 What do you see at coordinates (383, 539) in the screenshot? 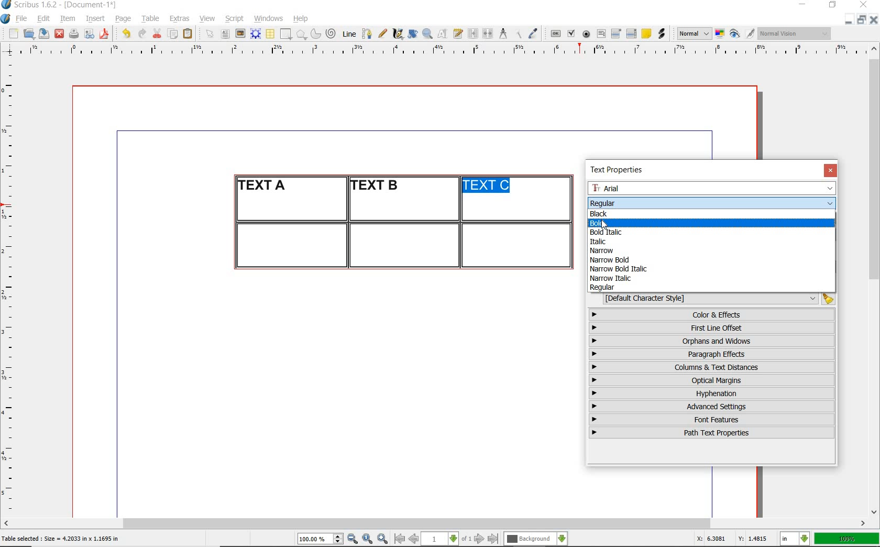
I see `zoom in` at bounding box center [383, 539].